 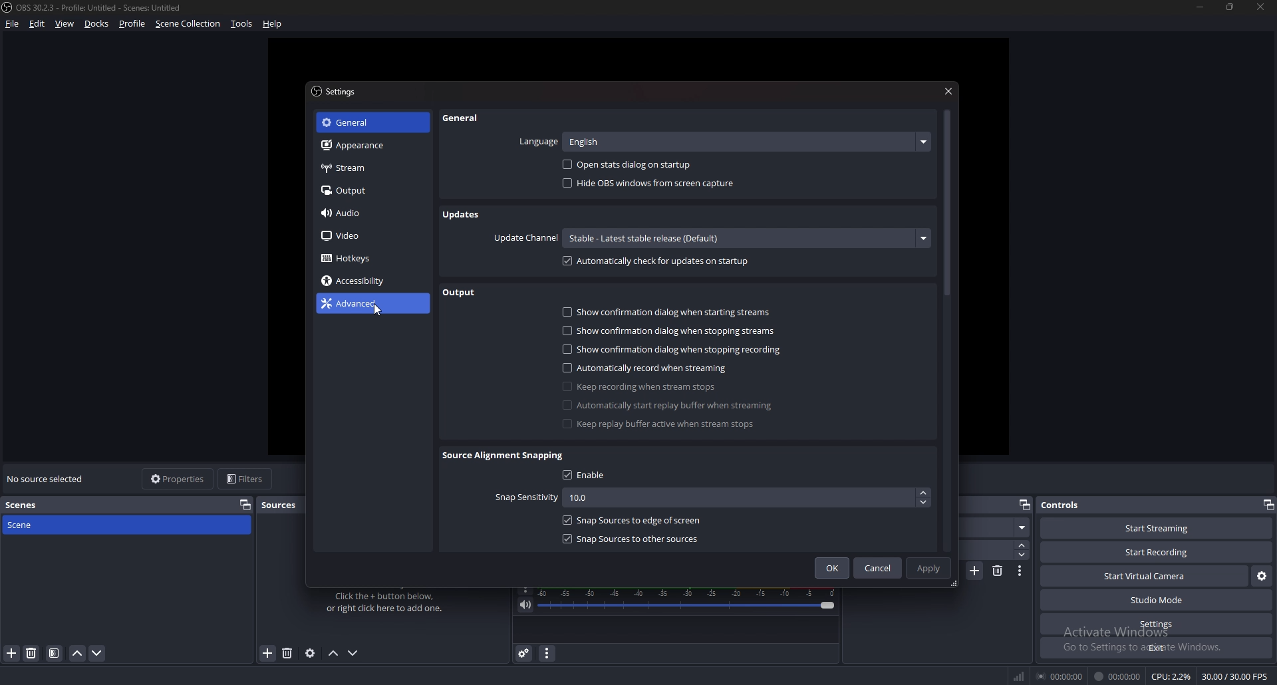 I want to click on Show confirmation dialog when stopping recording, so click(x=670, y=350).